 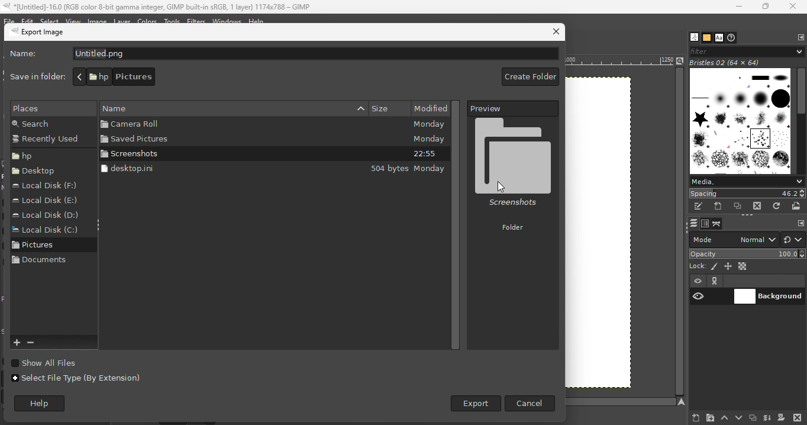 I want to click on Help, so click(x=44, y=404).